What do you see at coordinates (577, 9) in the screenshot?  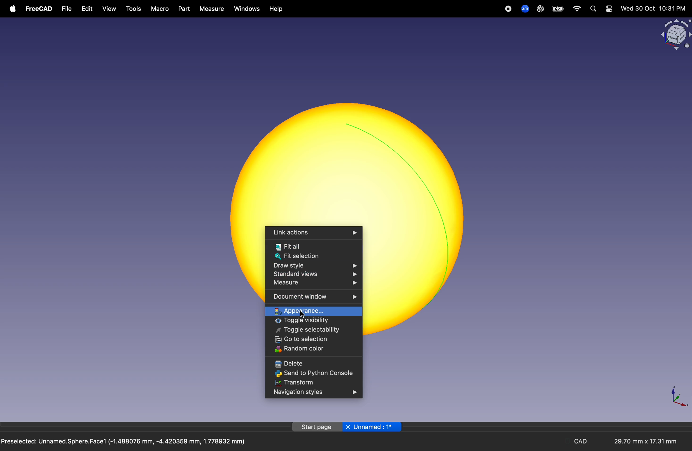 I see `wifi` at bounding box center [577, 9].